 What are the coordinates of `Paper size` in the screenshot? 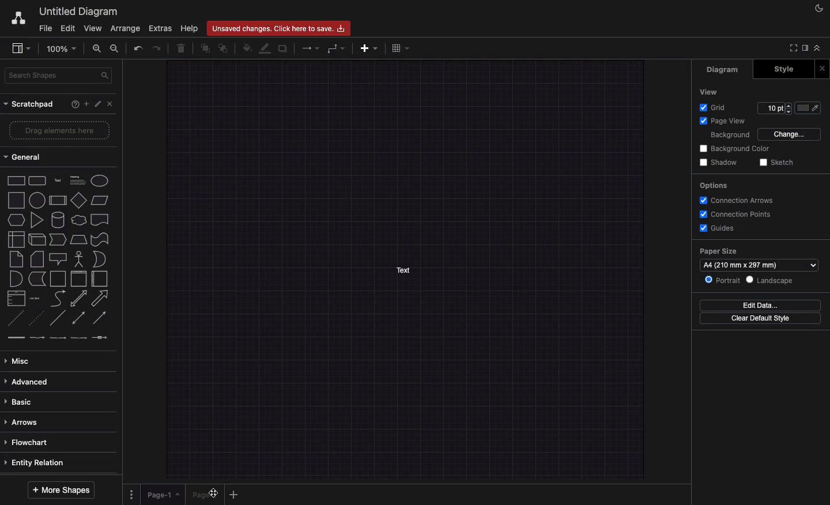 It's located at (759, 260).